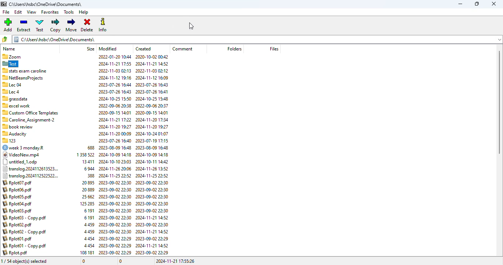 The width and height of the screenshot is (503, 265). I want to click on 13 411, so click(88, 162).